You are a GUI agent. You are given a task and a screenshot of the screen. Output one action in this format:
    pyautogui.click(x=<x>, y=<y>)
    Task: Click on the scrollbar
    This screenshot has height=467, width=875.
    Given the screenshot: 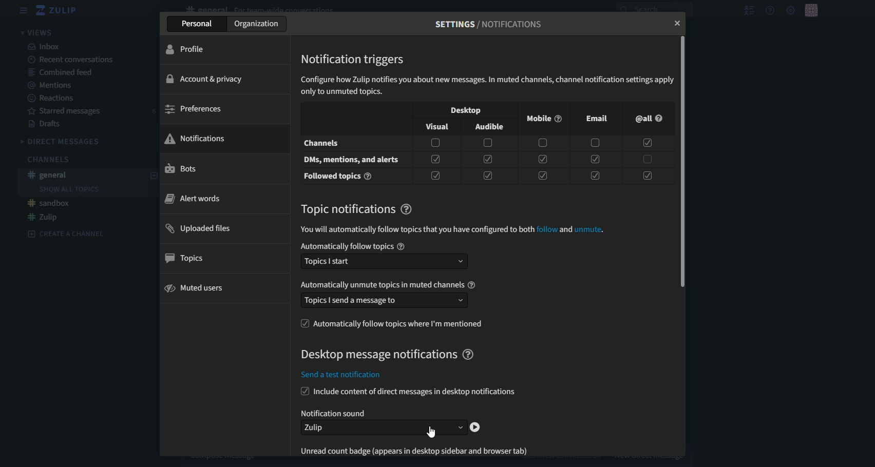 What is the action you would take?
    pyautogui.click(x=682, y=161)
    